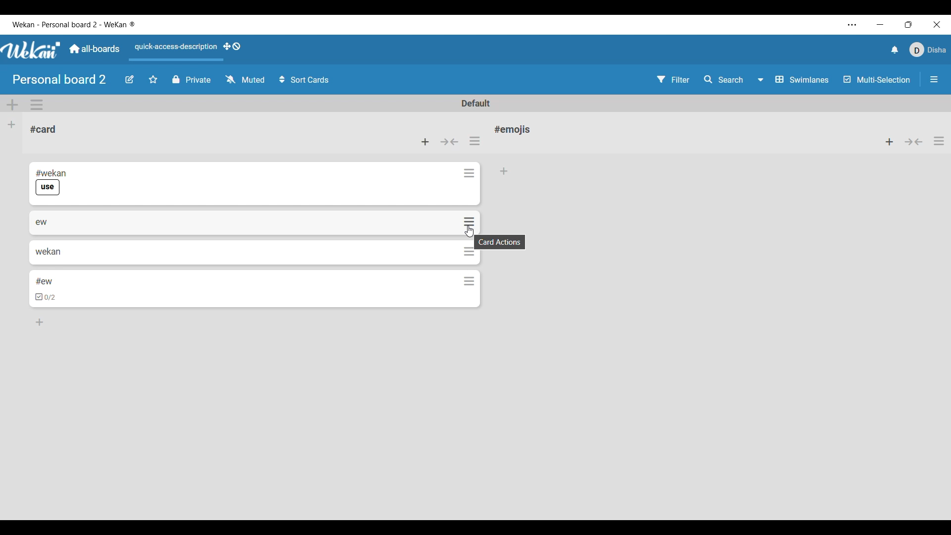 The height and width of the screenshot is (535, 951). I want to click on List actions, so click(475, 141).